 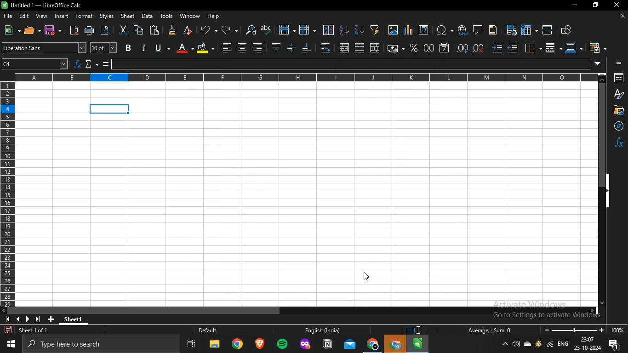 What do you see at coordinates (257, 47) in the screenshot?
I see `align left` at bounding box center [257, 47].